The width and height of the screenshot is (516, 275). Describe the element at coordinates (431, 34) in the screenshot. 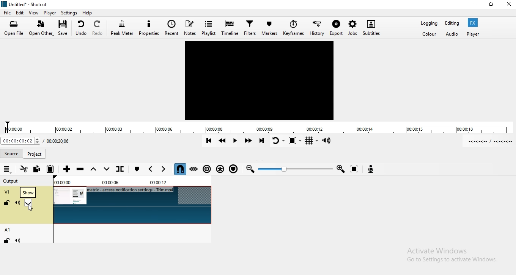

I see `Color` at that location.